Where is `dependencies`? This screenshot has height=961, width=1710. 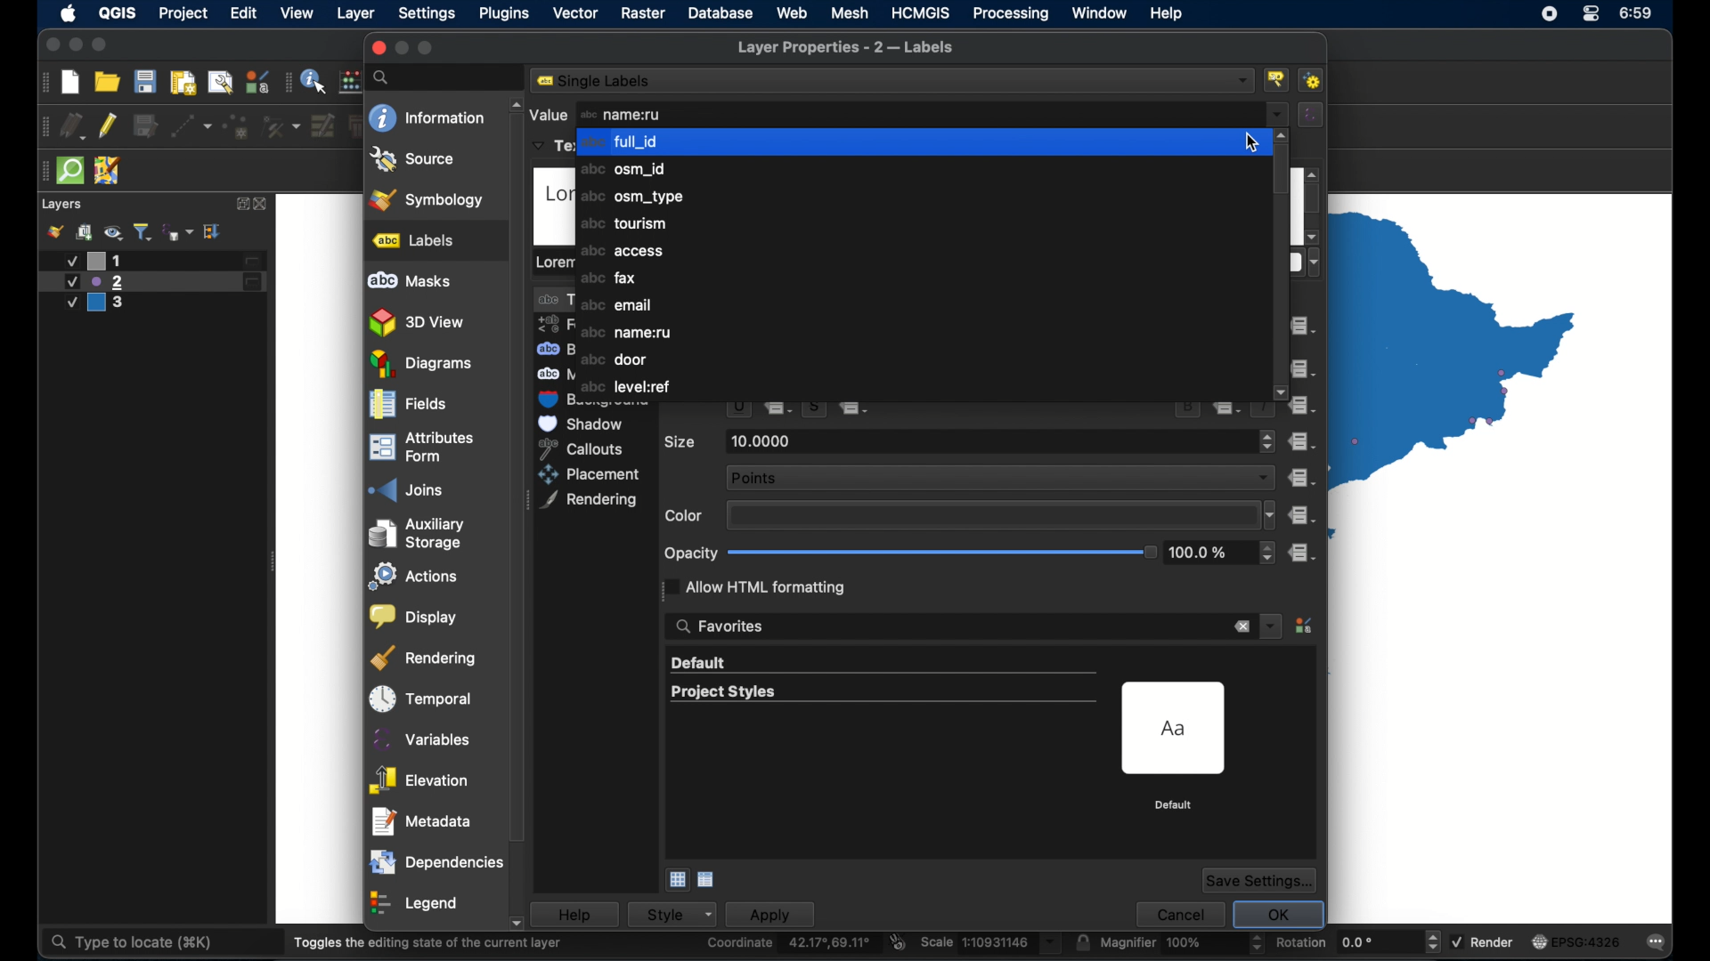 dependencies is located at coordinates (436, 859).